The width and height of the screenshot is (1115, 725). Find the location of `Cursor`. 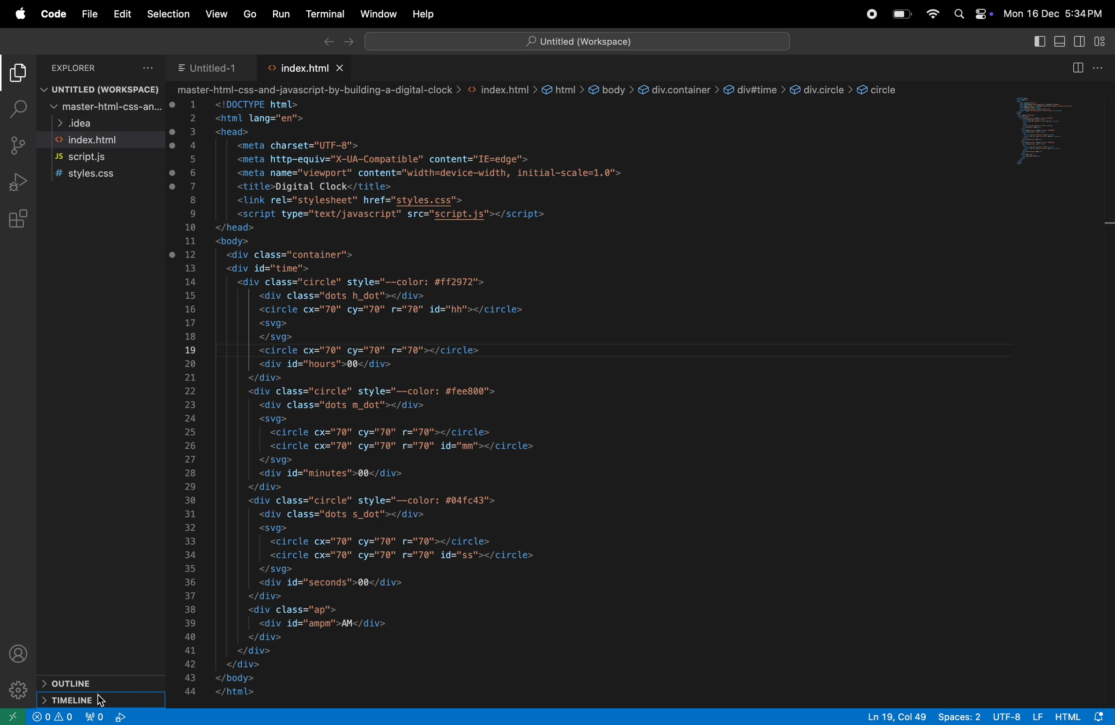

Cursor is located at coordinates (104, 700).